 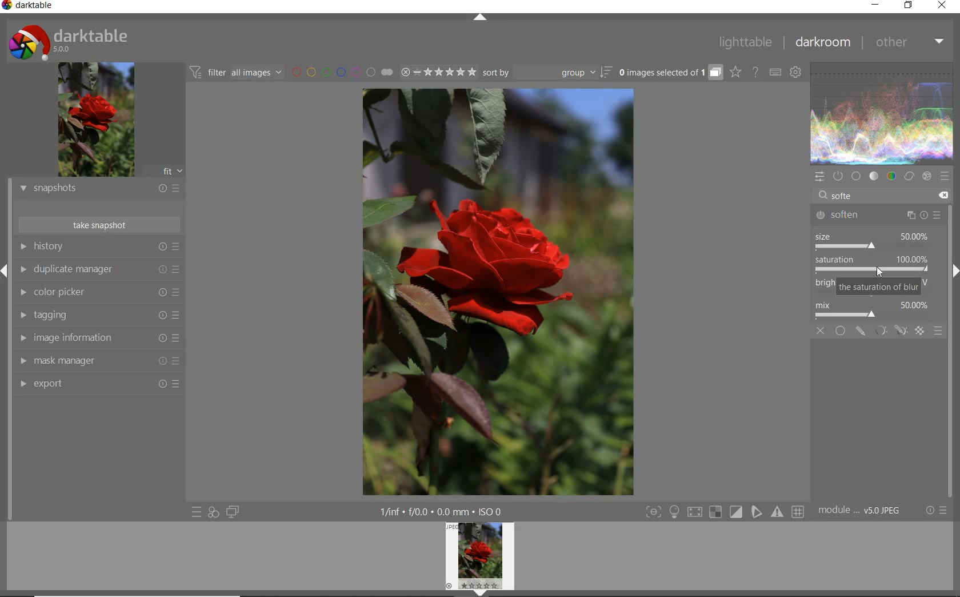 What do you see at coordinates (881, 113) in the screenshot?
I see `waveform` at bounding box center [881, 113].